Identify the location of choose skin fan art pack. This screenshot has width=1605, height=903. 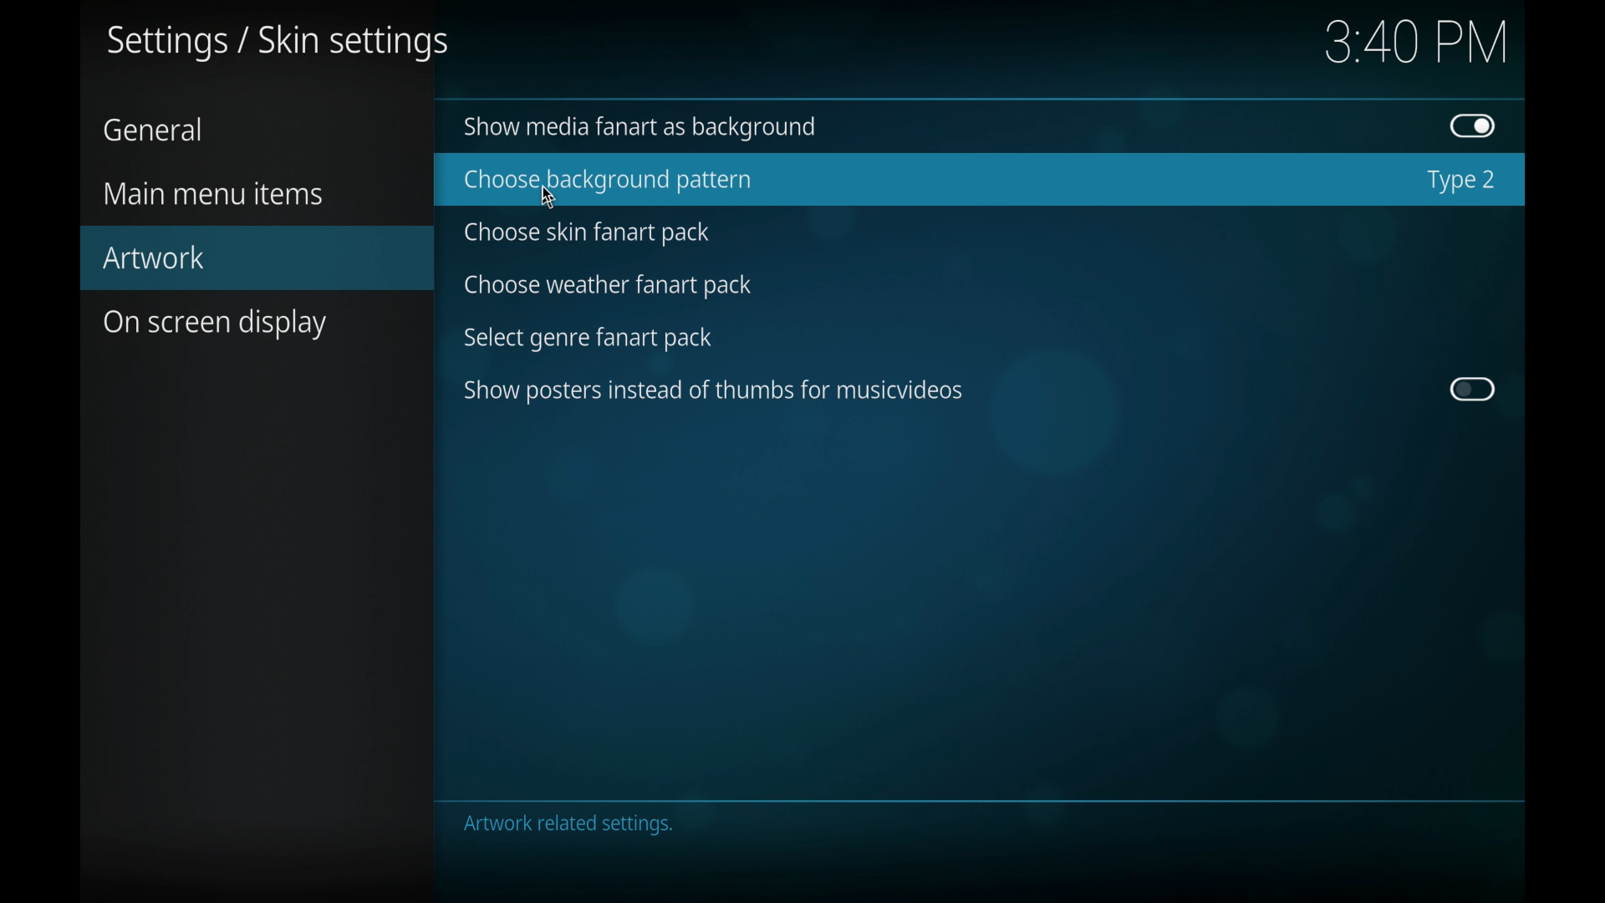
(593, 232).